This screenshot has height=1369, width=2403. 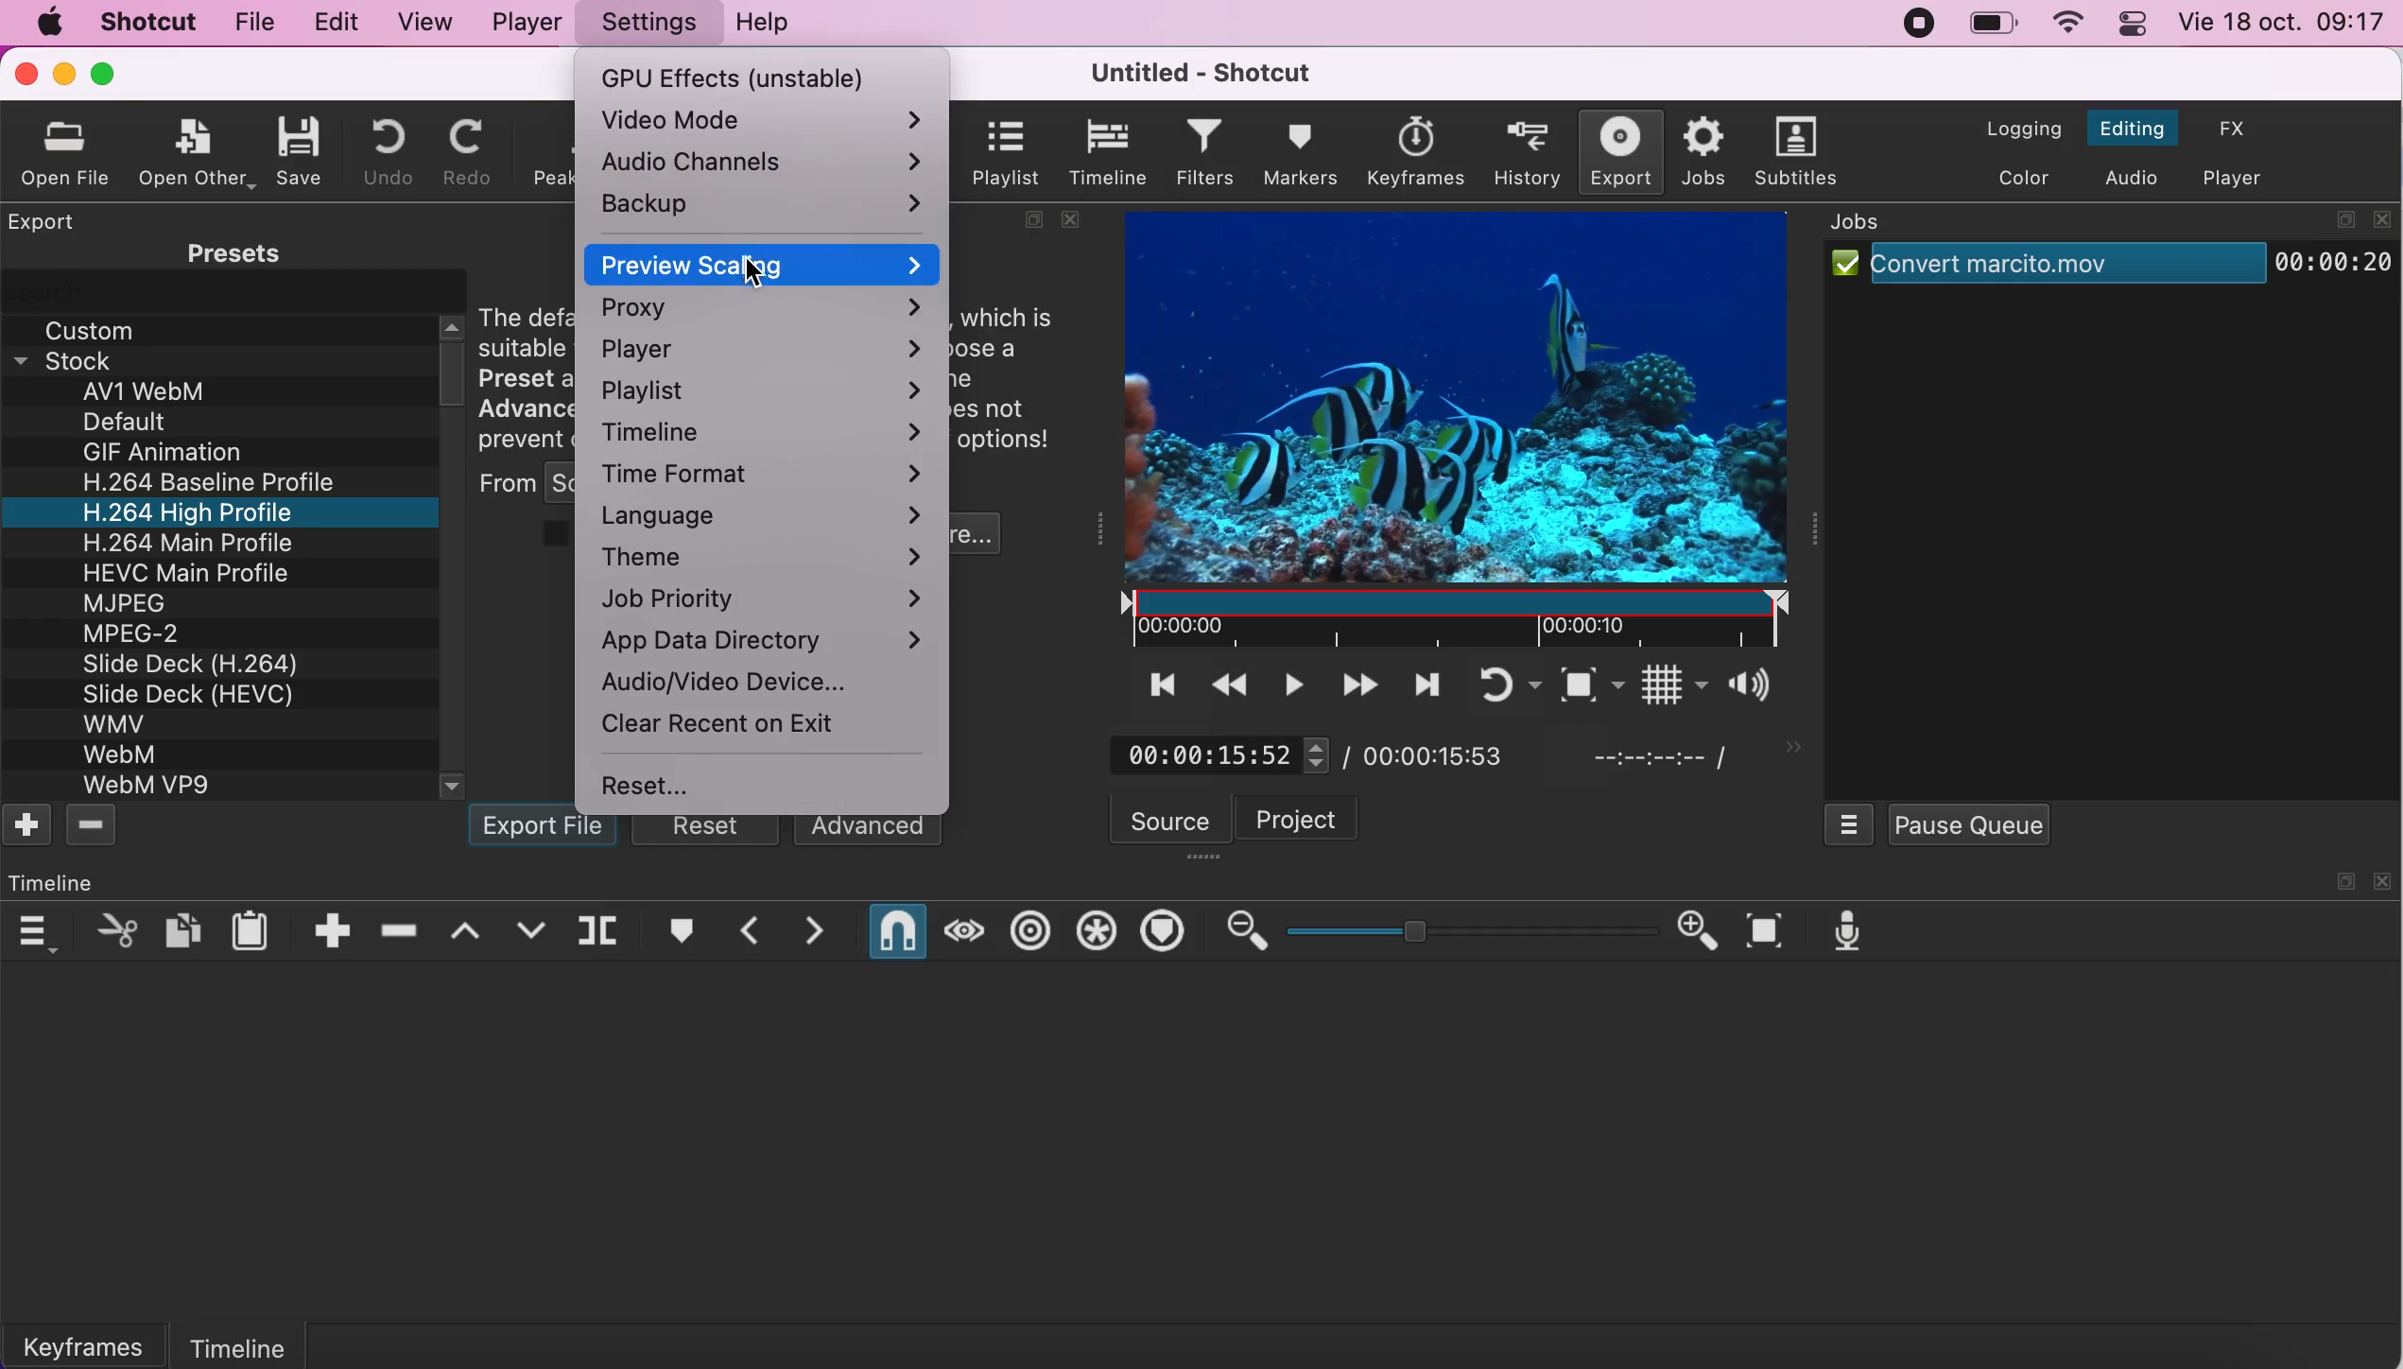 I want to click on WebM VP9, so click(x=150, y=786).